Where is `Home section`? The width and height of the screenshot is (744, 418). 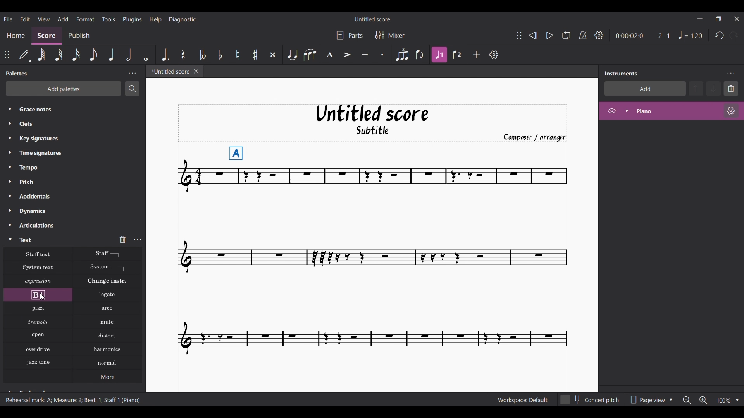
Home section is located at coordinates (16, 35).